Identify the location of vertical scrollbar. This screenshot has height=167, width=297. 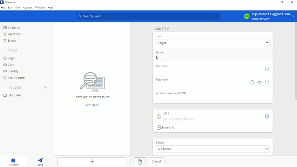
(296, 62).